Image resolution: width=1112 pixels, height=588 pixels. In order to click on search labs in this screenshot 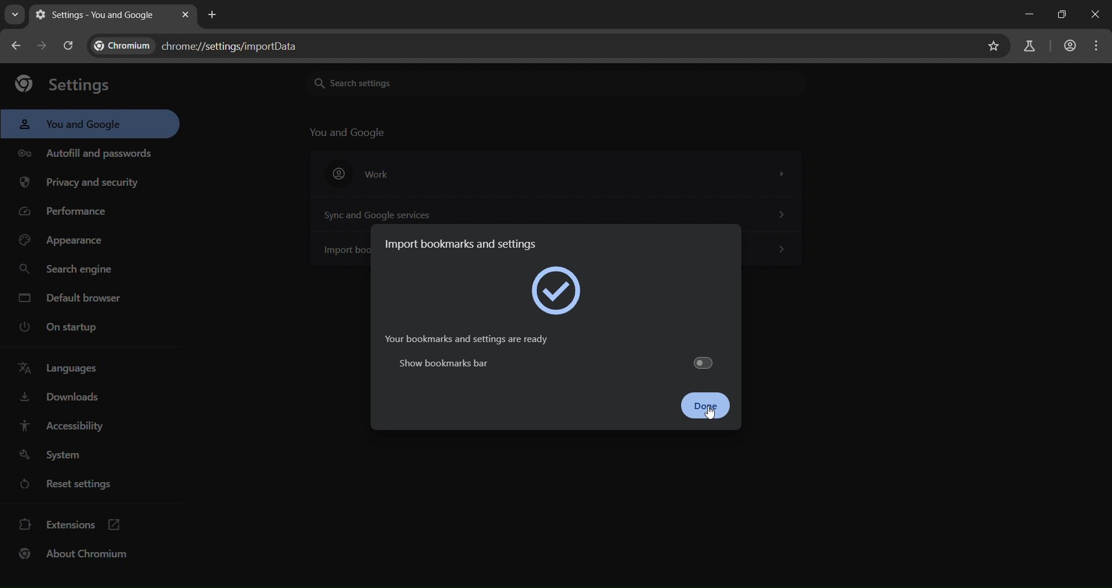, I will do `click(1025, 47)`.